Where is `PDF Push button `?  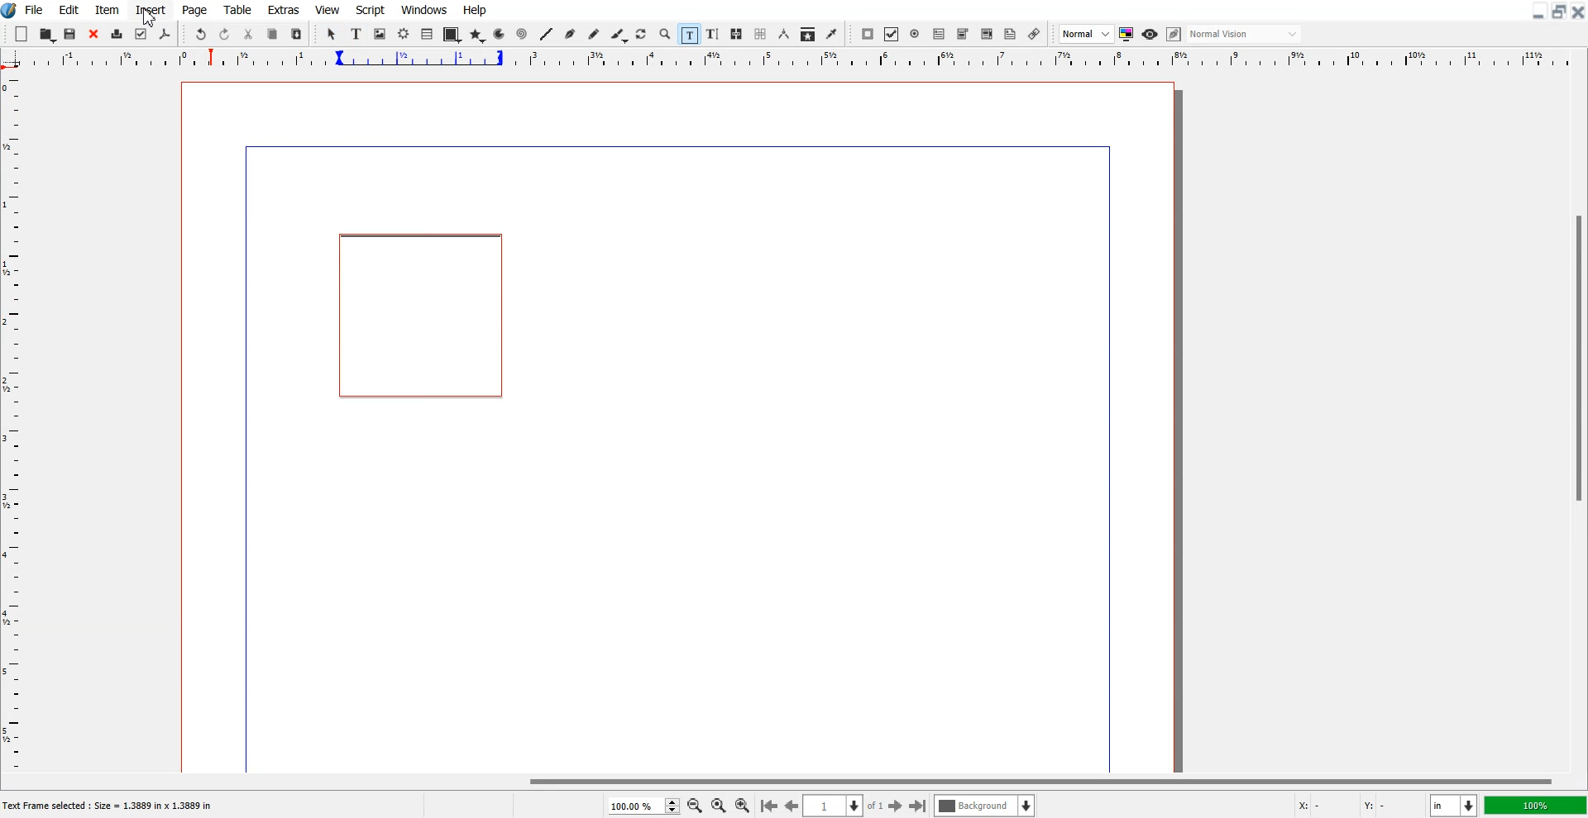
PDF Push button  is located at coordinates (867, 34).